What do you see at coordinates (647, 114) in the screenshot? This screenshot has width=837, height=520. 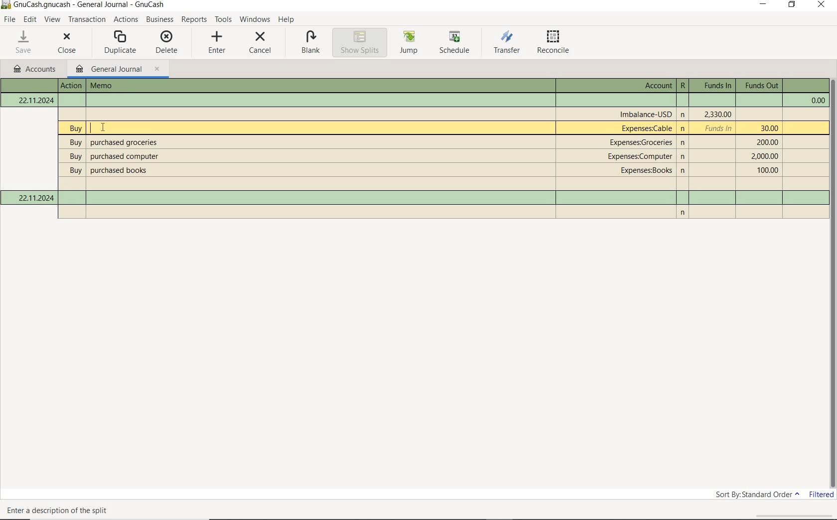 I see `Text` at bounding box center [647, 114].